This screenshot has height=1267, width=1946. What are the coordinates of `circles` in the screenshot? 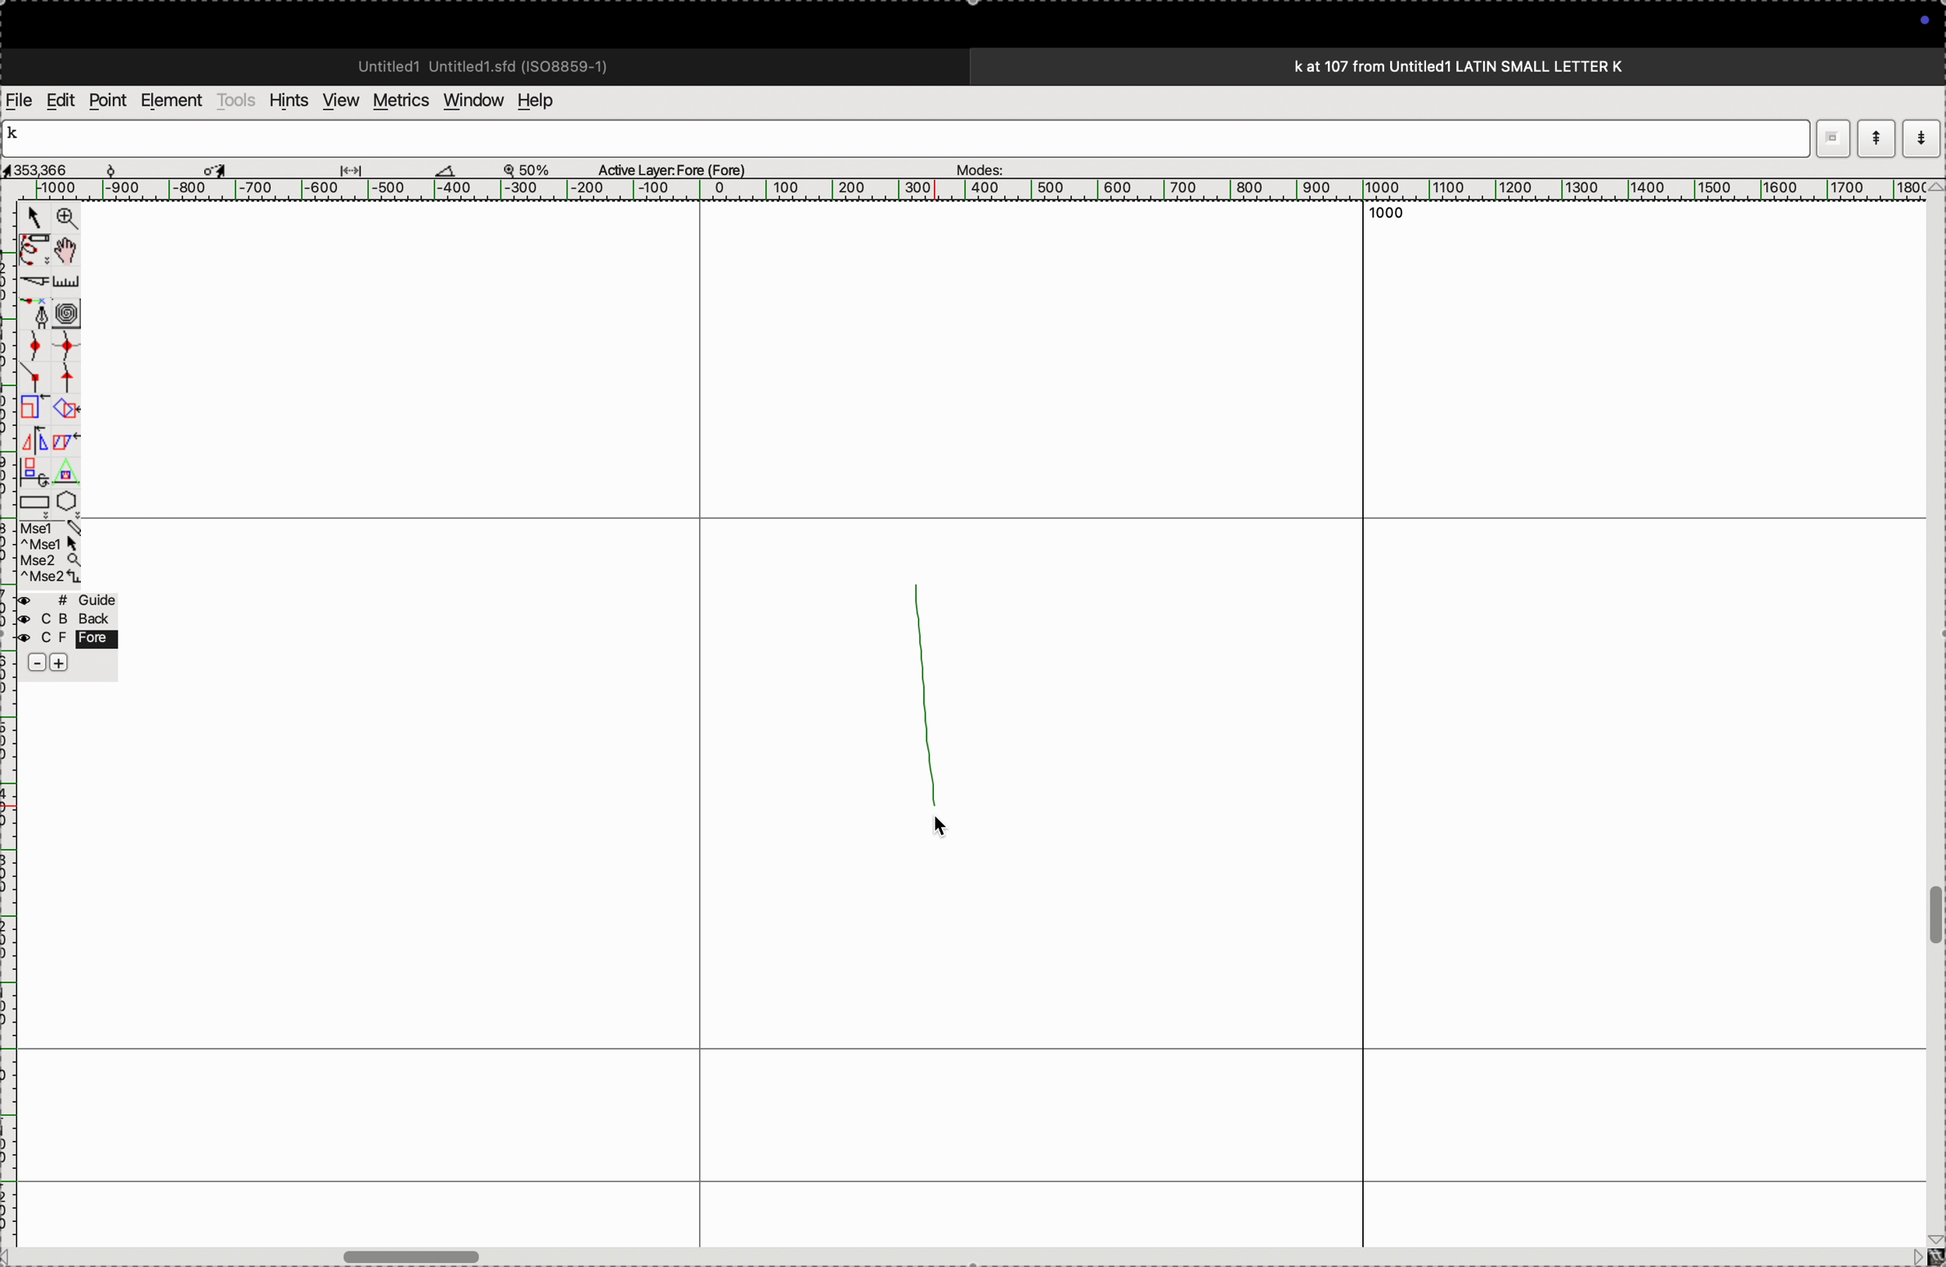 It's located at (73, 312).